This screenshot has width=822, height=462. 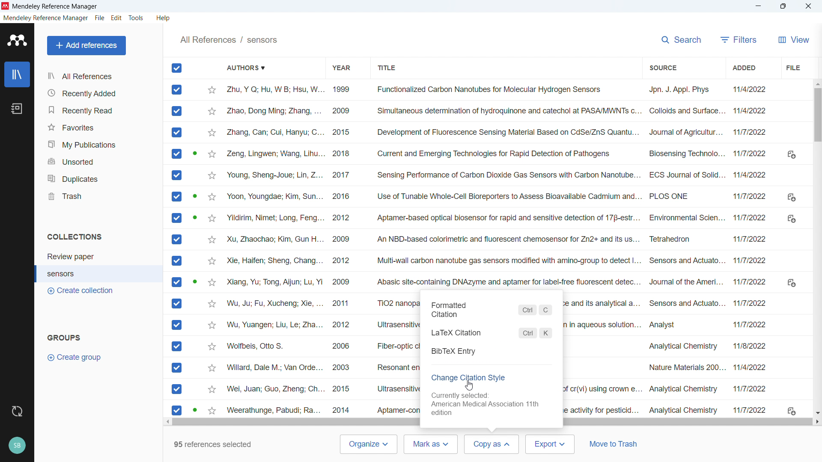 I want to click on library, so click(x=18, y=74).